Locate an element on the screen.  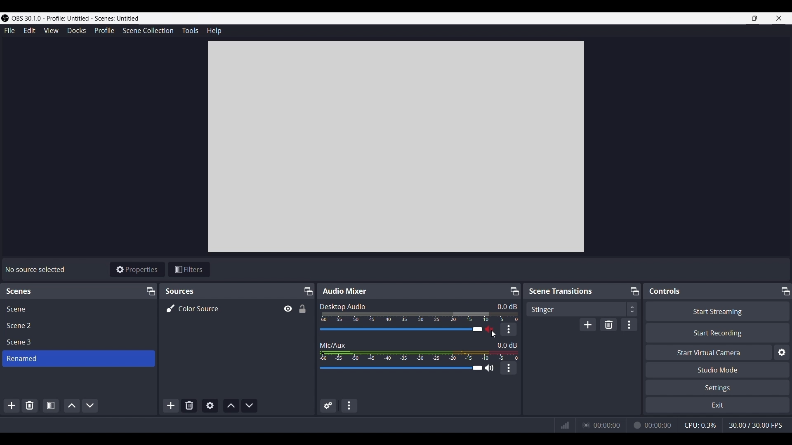
Scenes is located at coordinates (20, 291).